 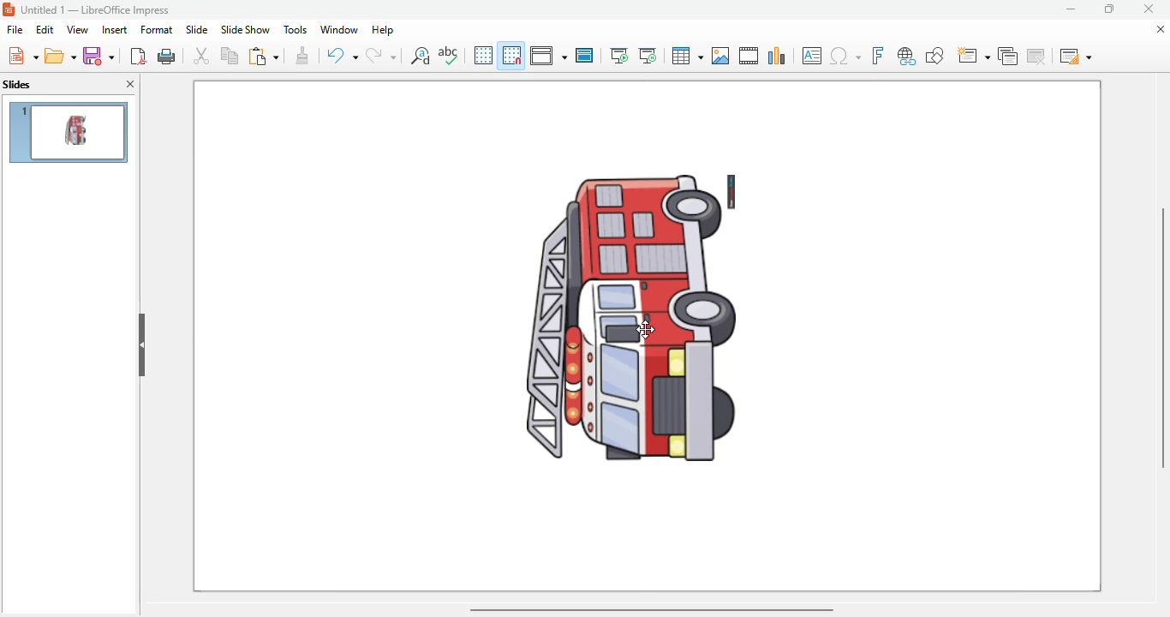 What do you see at coordinates (879, 55) in the screenshot?
I see `insert fontwork text` at bounding box center [879, 55].